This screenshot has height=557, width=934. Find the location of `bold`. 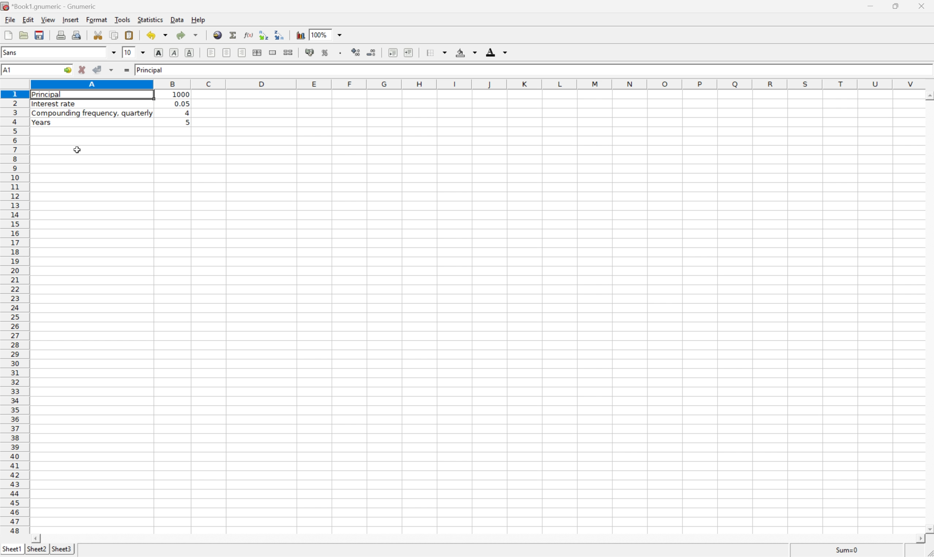

bold is located at coordinates (158, 52).